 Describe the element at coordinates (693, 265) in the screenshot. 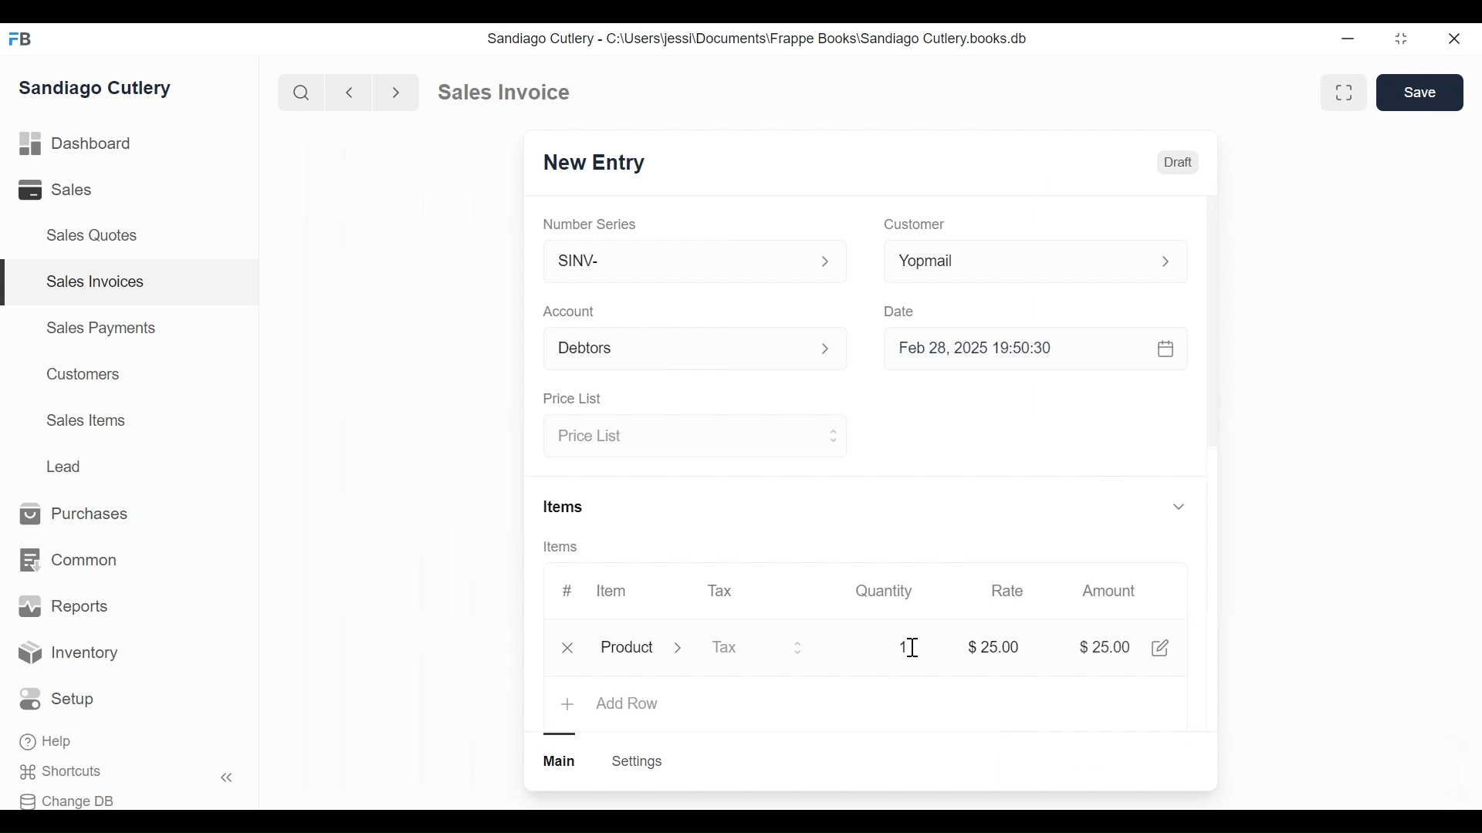

I see `SINV-` at that location.